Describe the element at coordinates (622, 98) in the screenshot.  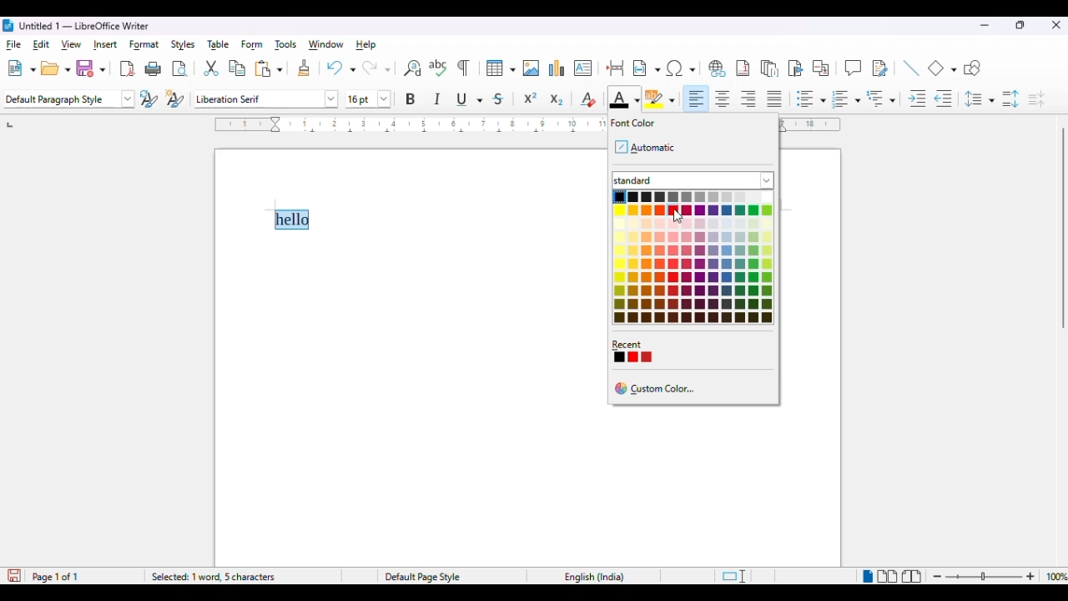
I see `font color` at that location.